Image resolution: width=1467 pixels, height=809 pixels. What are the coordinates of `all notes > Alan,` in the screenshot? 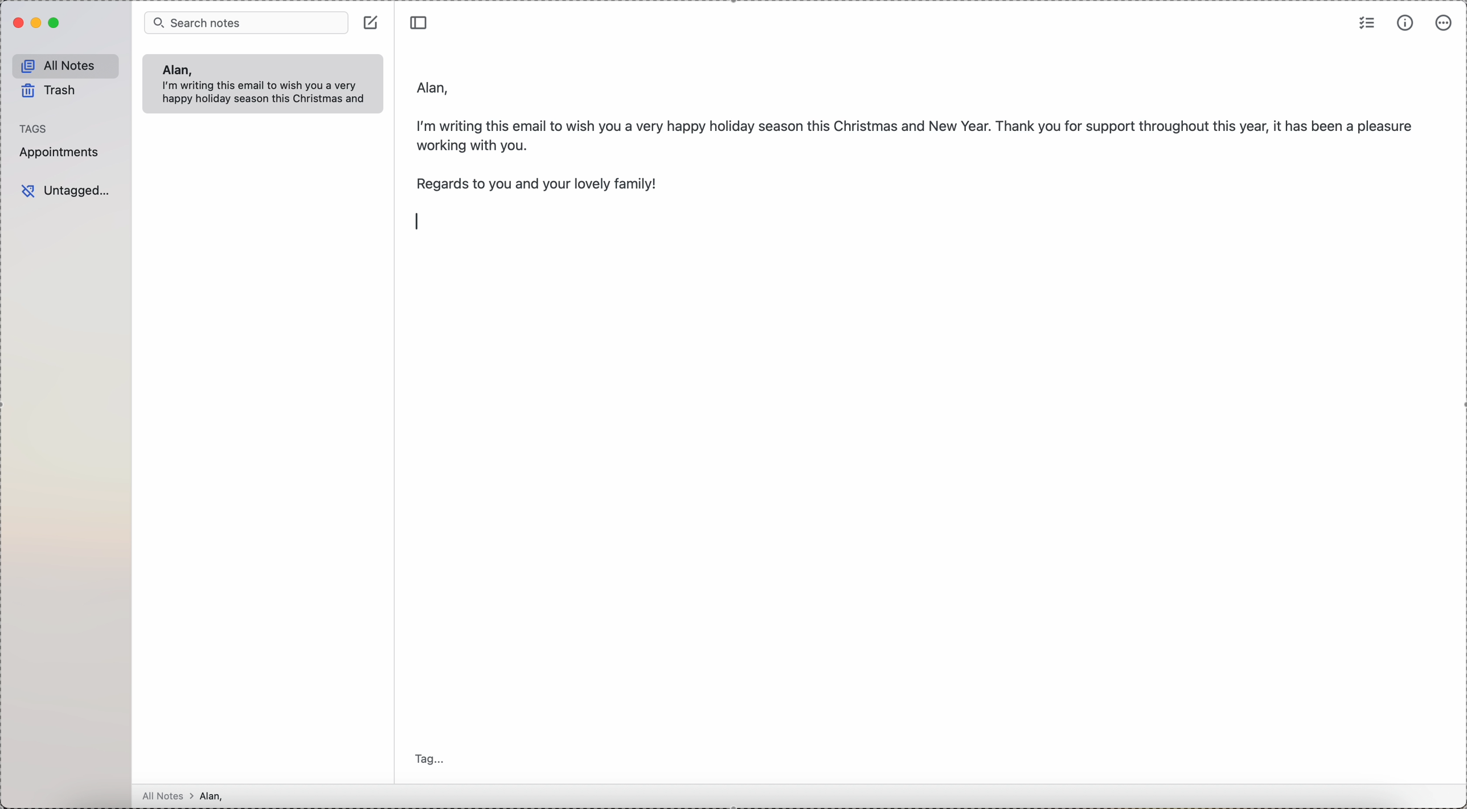 It's located at (186, 796).